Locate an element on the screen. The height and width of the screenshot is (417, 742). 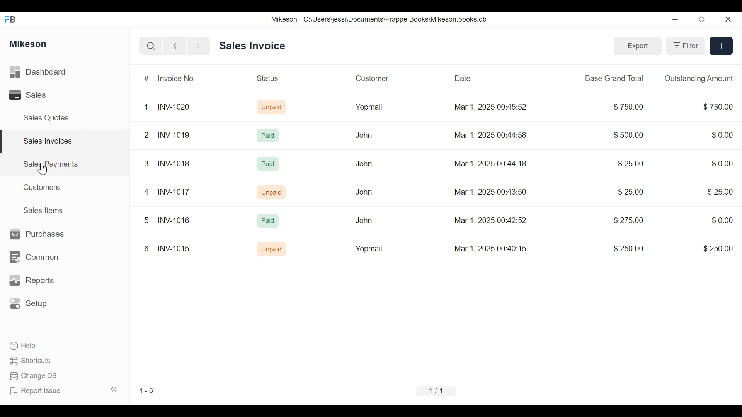
Unpaid is located at coordinates (273, 193).